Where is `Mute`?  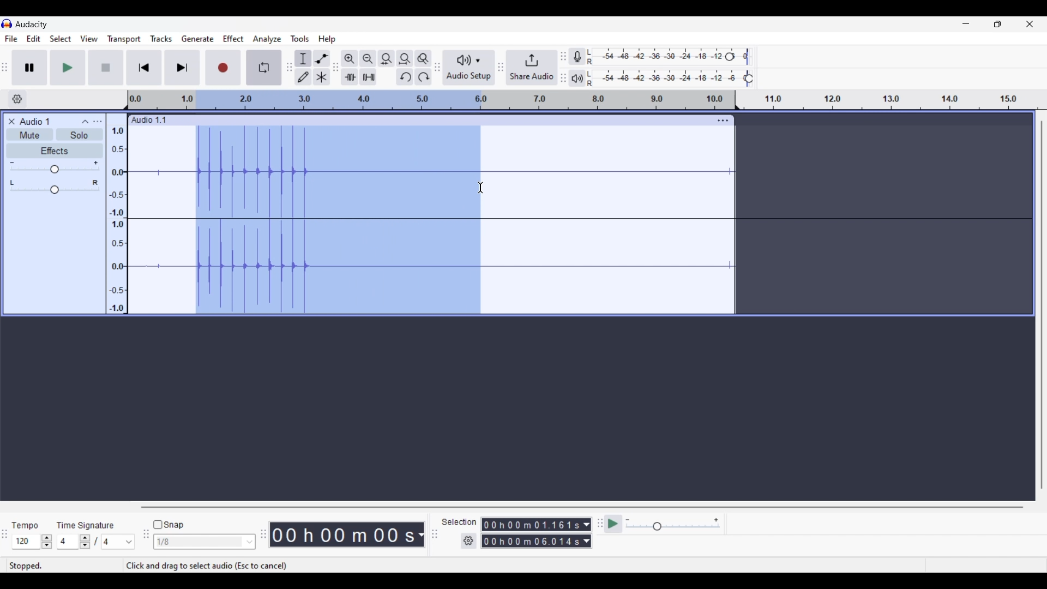
Mute is located at coordinates (29, 134).